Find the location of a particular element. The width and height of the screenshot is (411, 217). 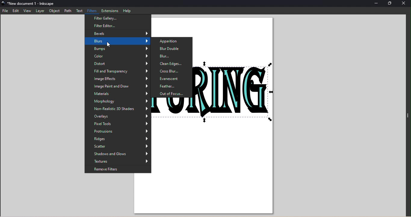

View is located at coordinates (28, 11).